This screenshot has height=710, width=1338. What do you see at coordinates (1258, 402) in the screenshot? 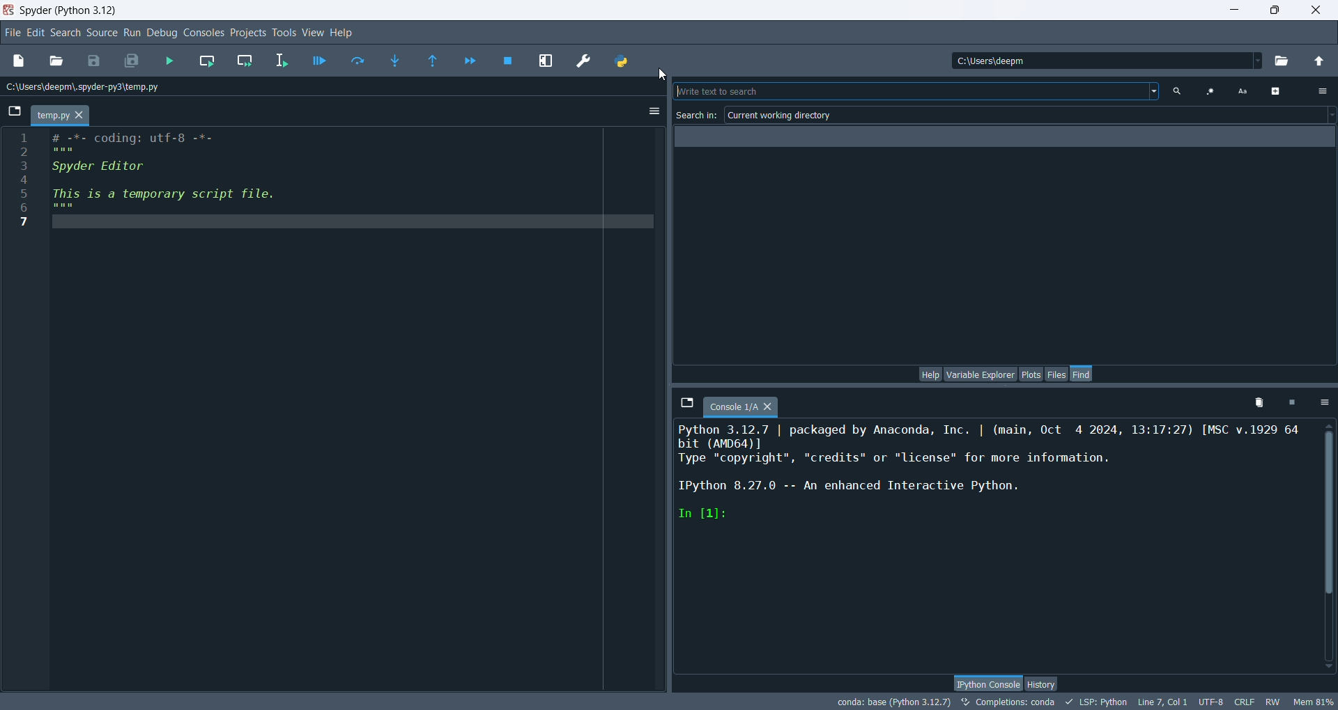
I see `remove` at bounding box center [1258, 402].